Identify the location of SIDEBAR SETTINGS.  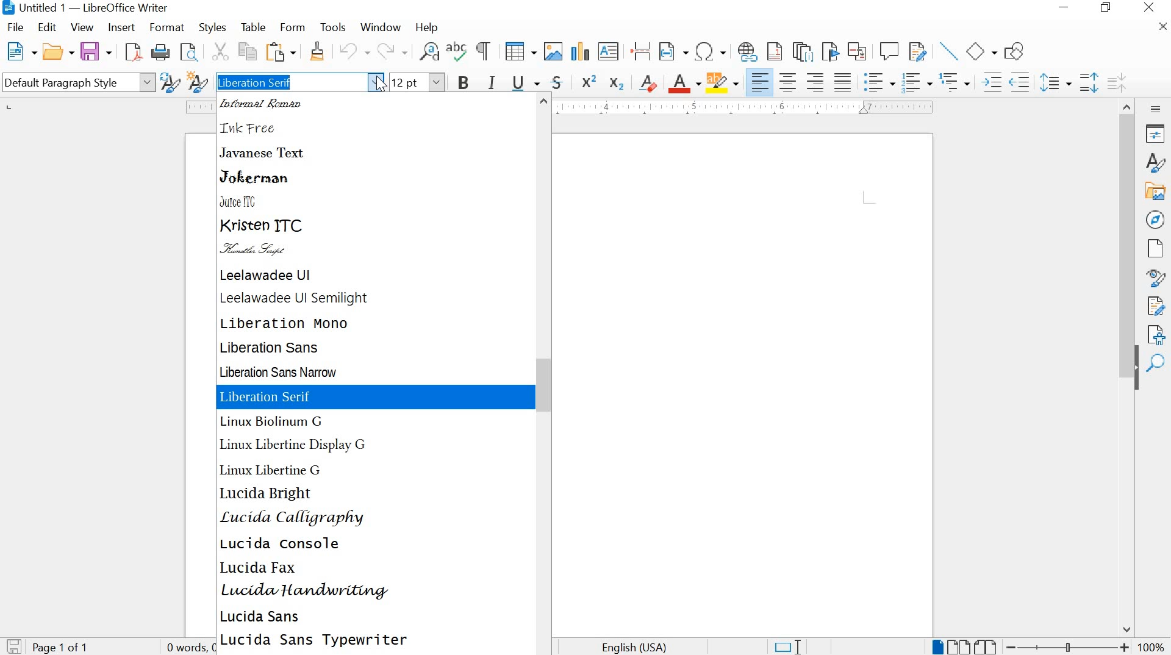
(1156, 109).